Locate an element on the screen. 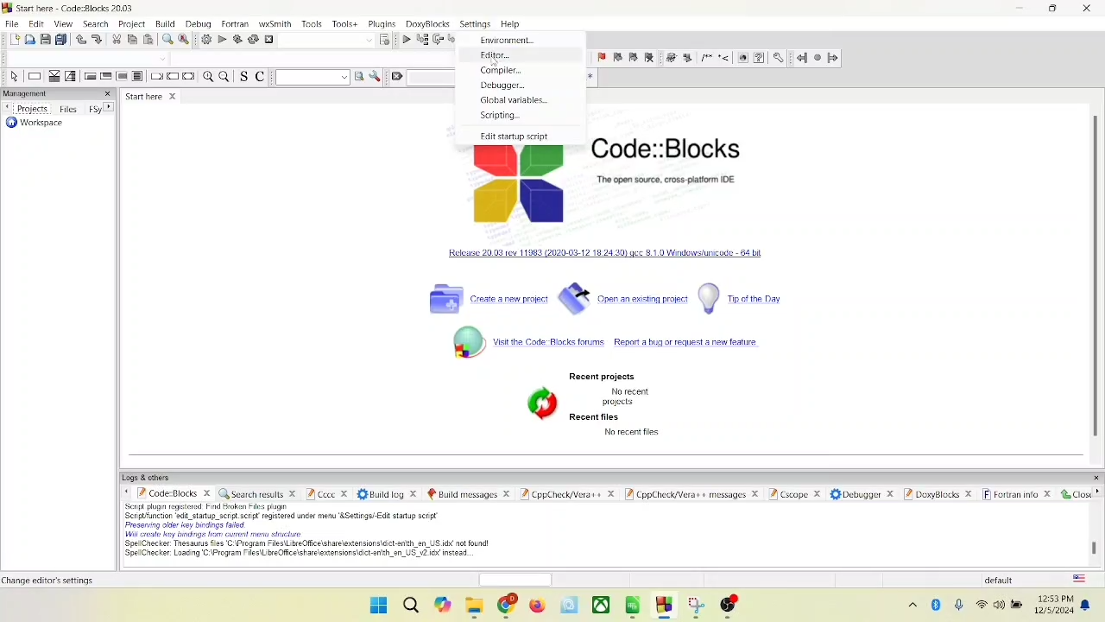  run to cursor is located at coordinates (420, 40).